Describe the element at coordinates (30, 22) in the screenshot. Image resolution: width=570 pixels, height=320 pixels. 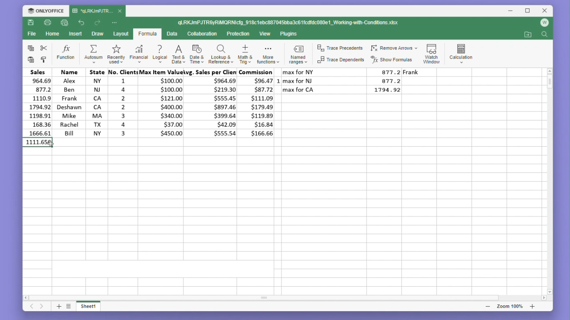
I see `Save ` at that location.